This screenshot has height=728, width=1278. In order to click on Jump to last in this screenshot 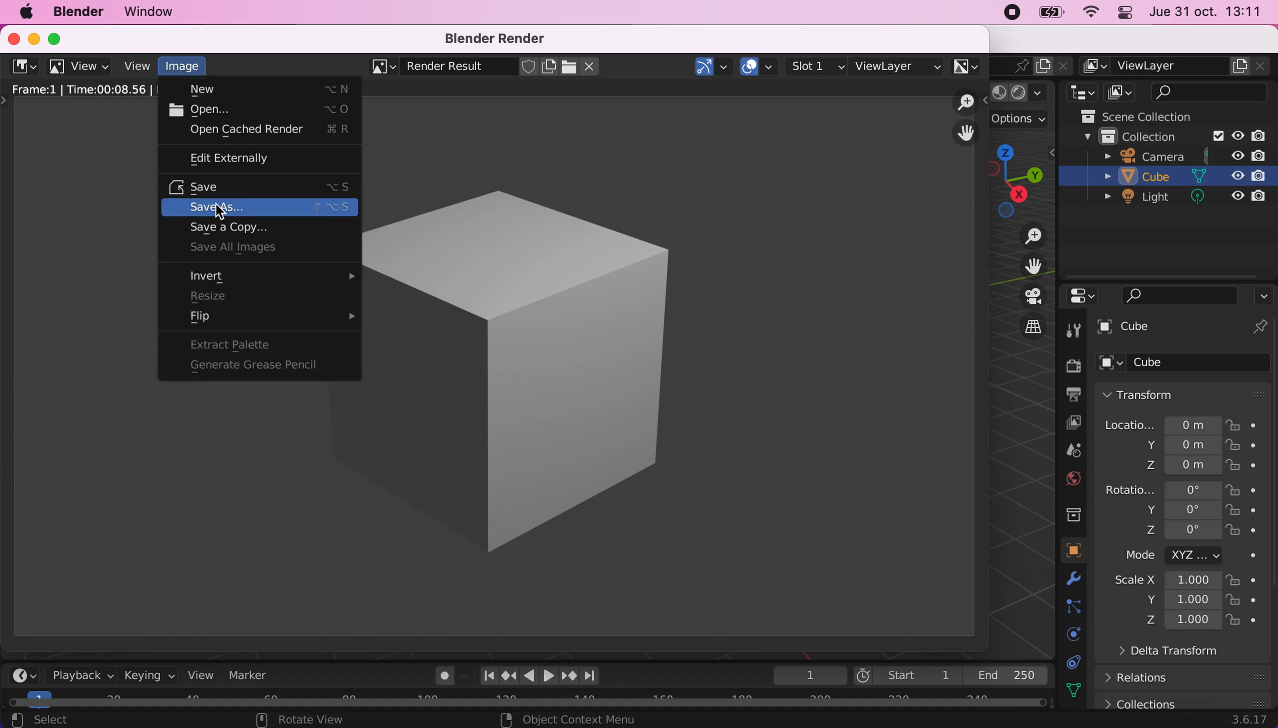, I will do `click(591, 672)`.